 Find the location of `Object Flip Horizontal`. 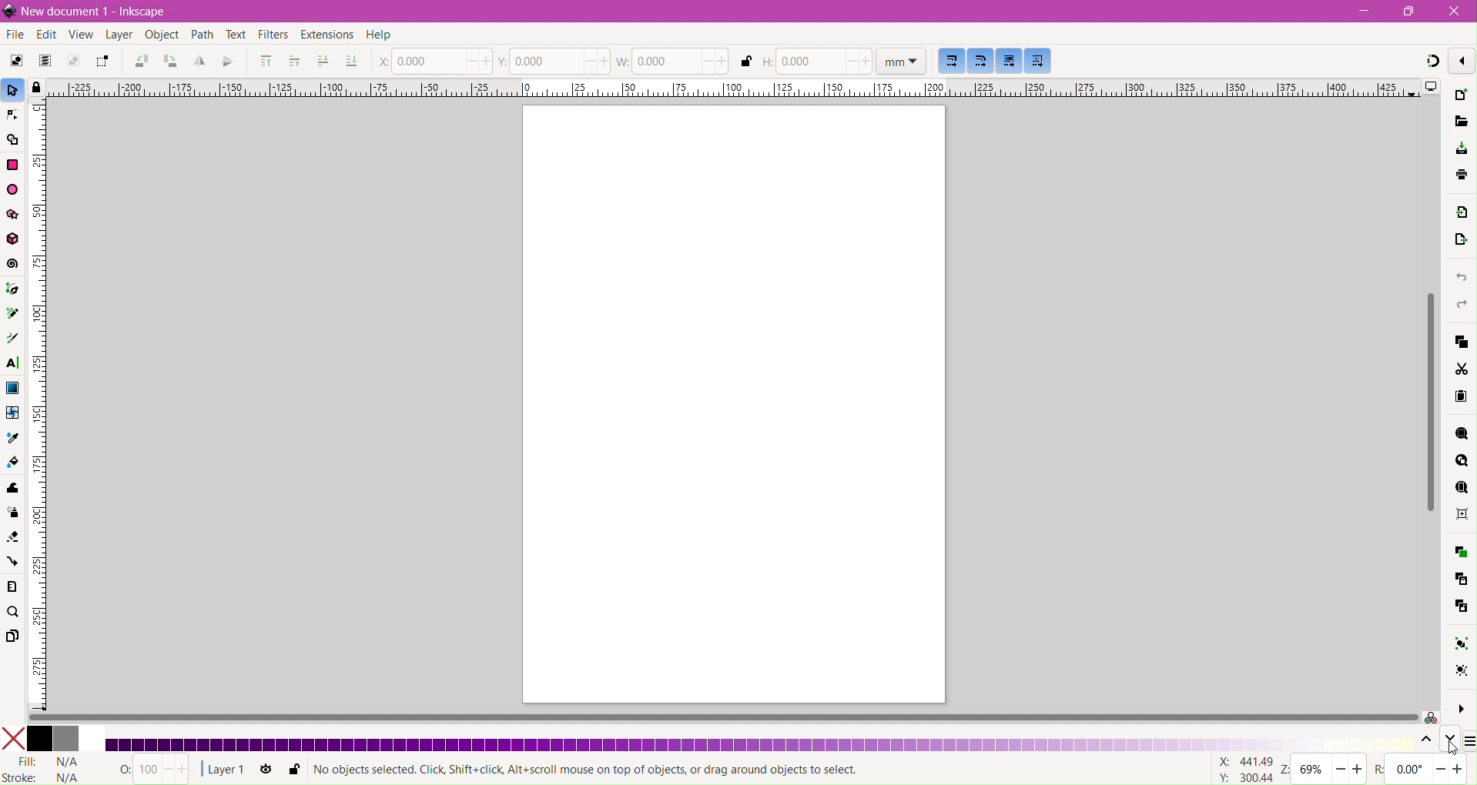

Object Flip Horizontal is located at coordinates (198, 63).